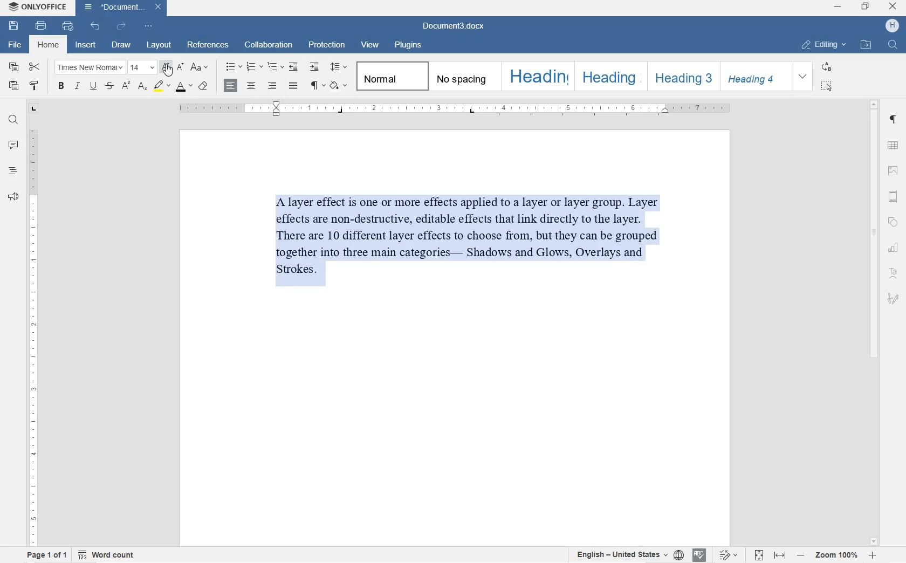 Image resolution: width=906 pixels, height=563 pixels. Describe the element at coordinates (13, 171) in the screenshot. I see `headings` at that location.